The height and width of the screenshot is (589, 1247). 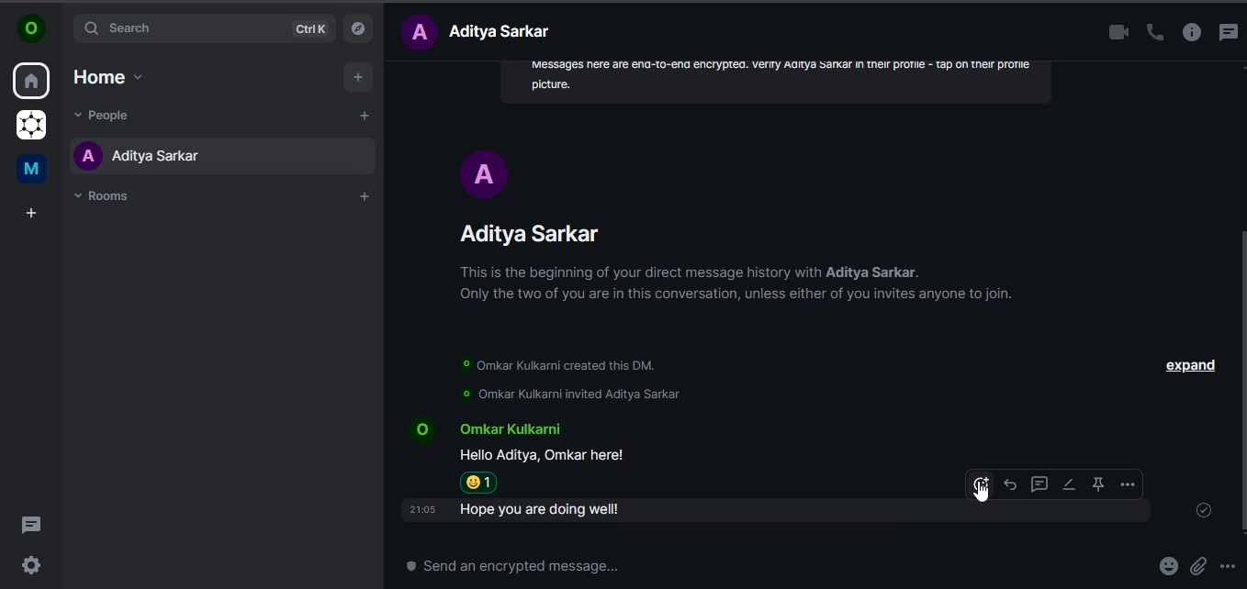 What do you see at coordinates (1190, 33) in the screenshot?
I see `room info` at bounding box center [1190, 33].